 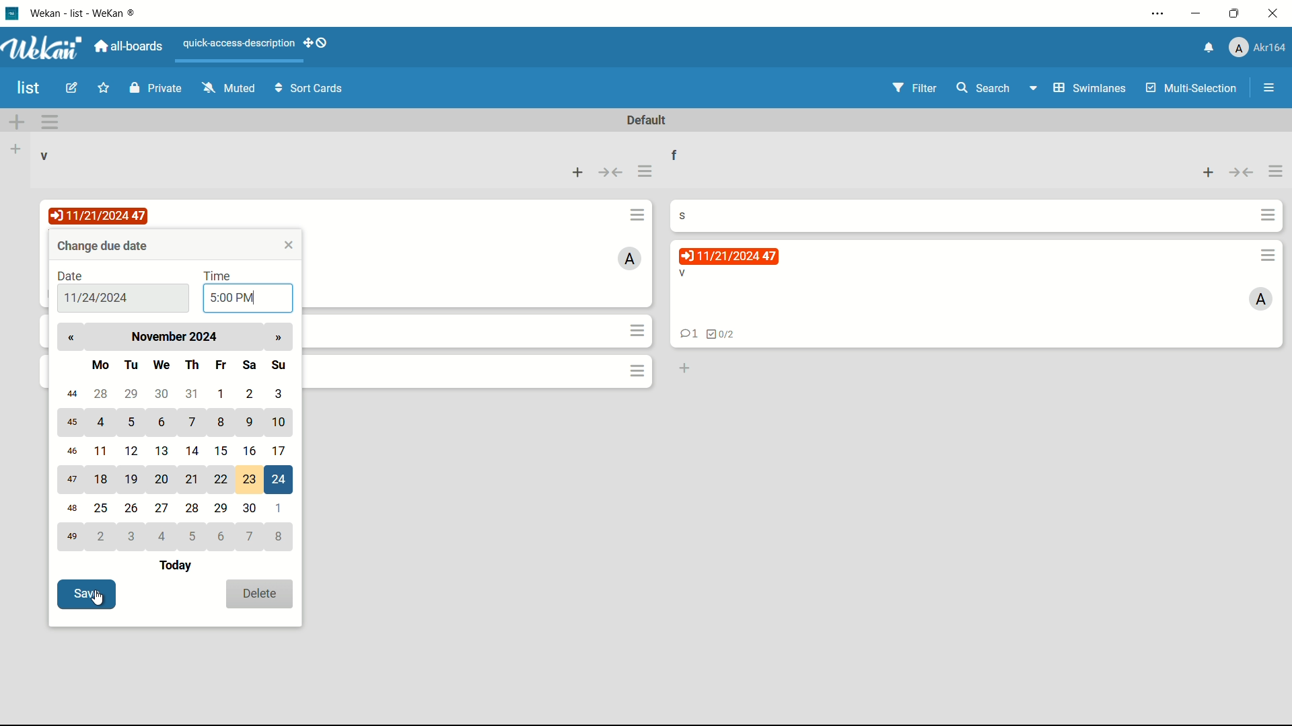 I want to click on 9, so click(x=248, y=421).